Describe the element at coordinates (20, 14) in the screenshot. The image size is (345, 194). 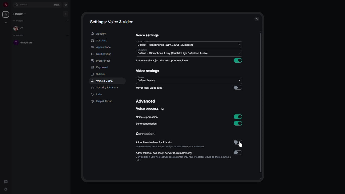
I see `home` at that location.